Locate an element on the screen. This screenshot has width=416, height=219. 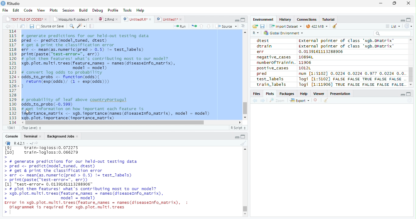
Import dataset is located at coordinates (285, 26).